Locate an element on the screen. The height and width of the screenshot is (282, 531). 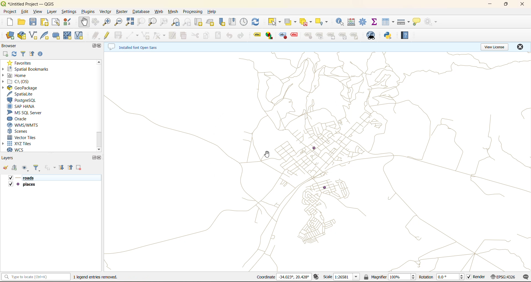
delete is located at coordinates (182, 35).